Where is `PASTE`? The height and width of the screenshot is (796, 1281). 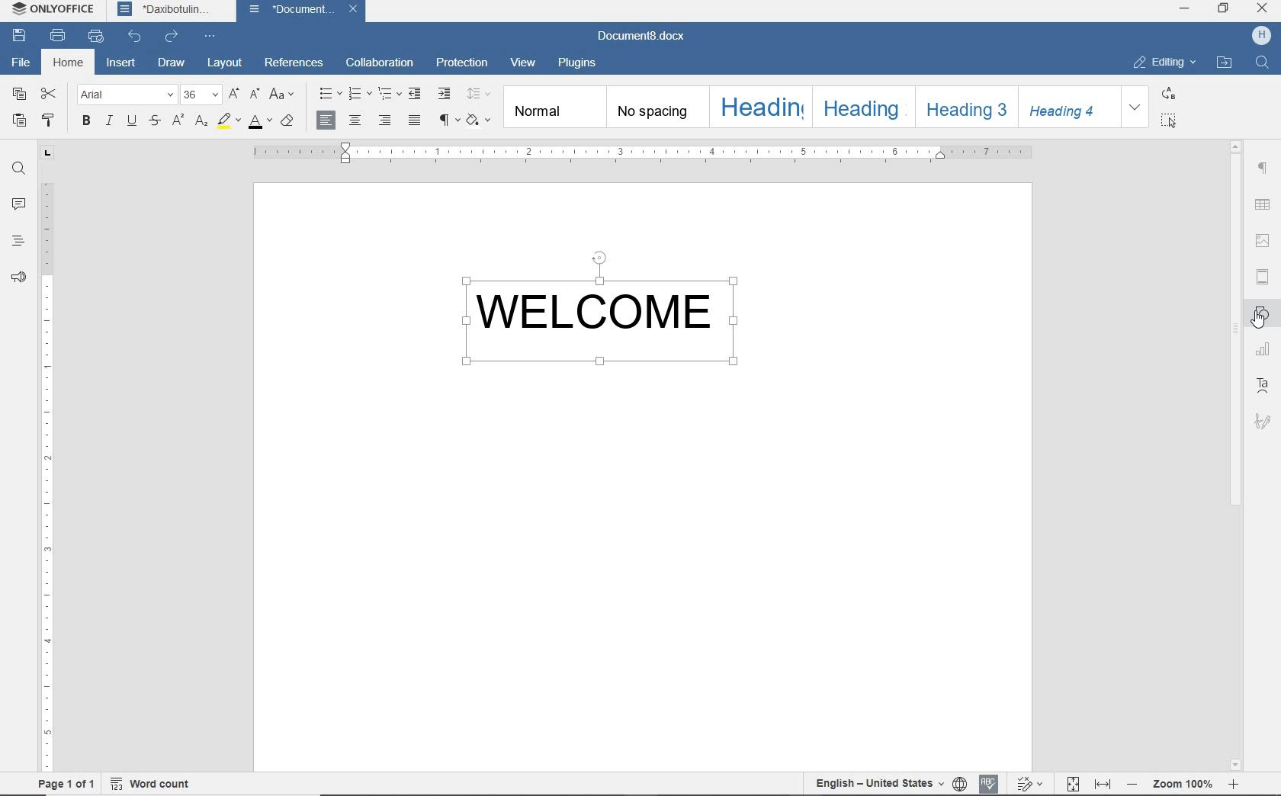
PASTE is located at coordinates (20, 120).